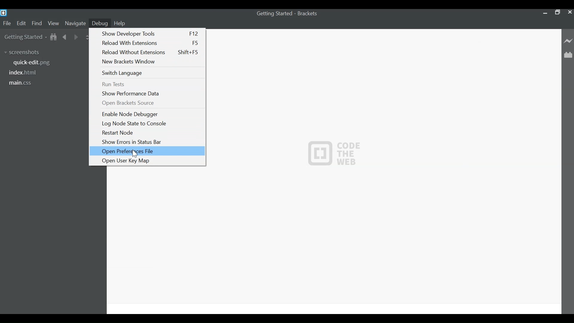 This screenshot has height=323, width=574. I want to click on Run Tests, so click(150, 85).